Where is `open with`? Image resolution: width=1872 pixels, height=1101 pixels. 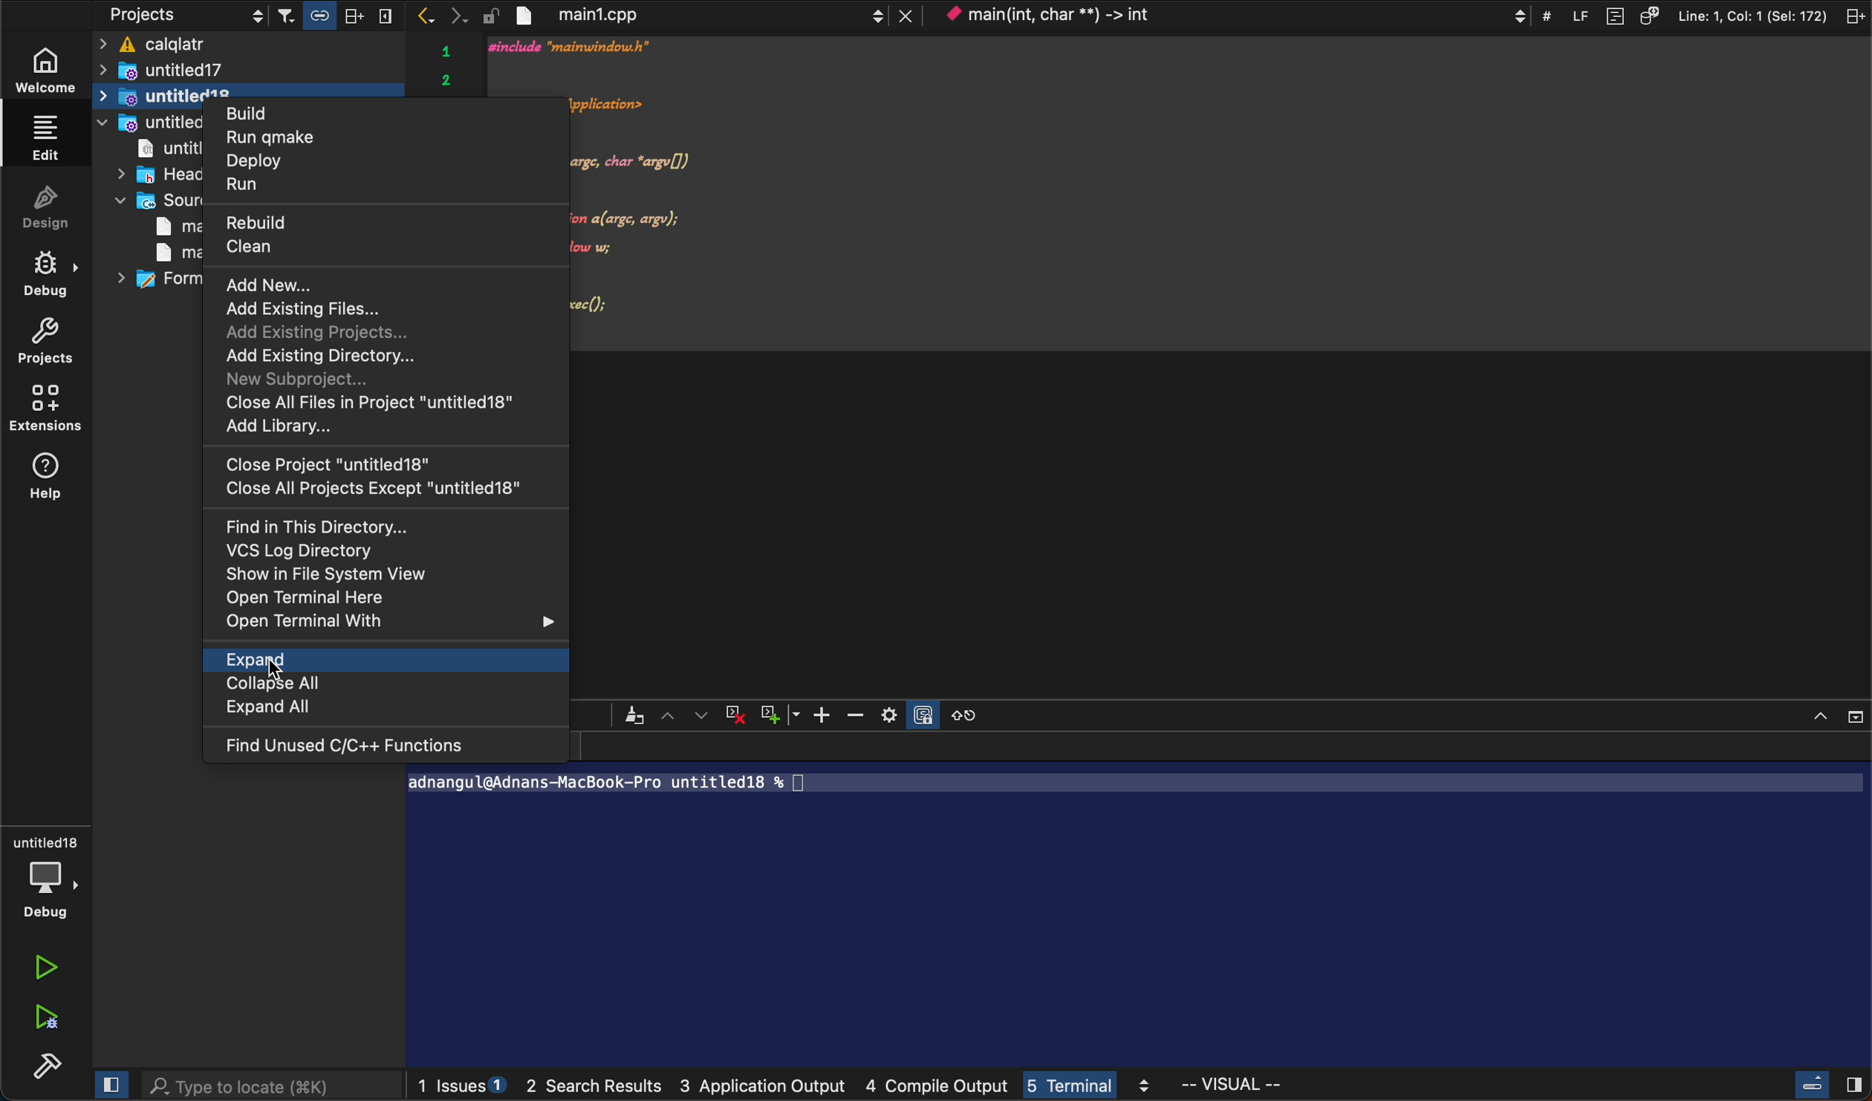 open with is located at coordinates (389, 623).